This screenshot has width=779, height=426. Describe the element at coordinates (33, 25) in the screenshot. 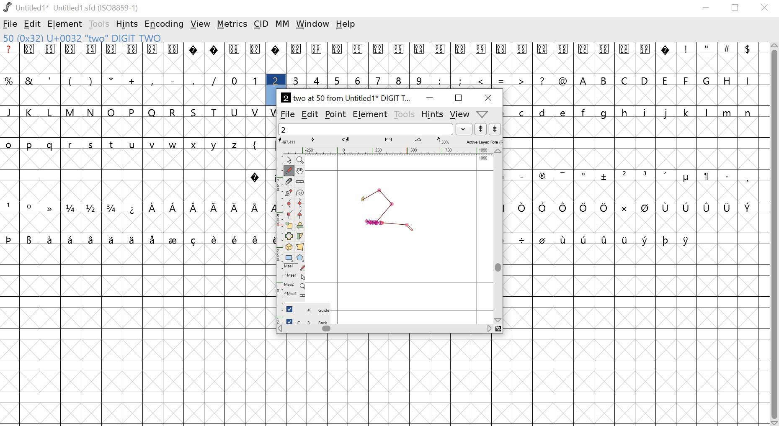

I see `edit` at that location.